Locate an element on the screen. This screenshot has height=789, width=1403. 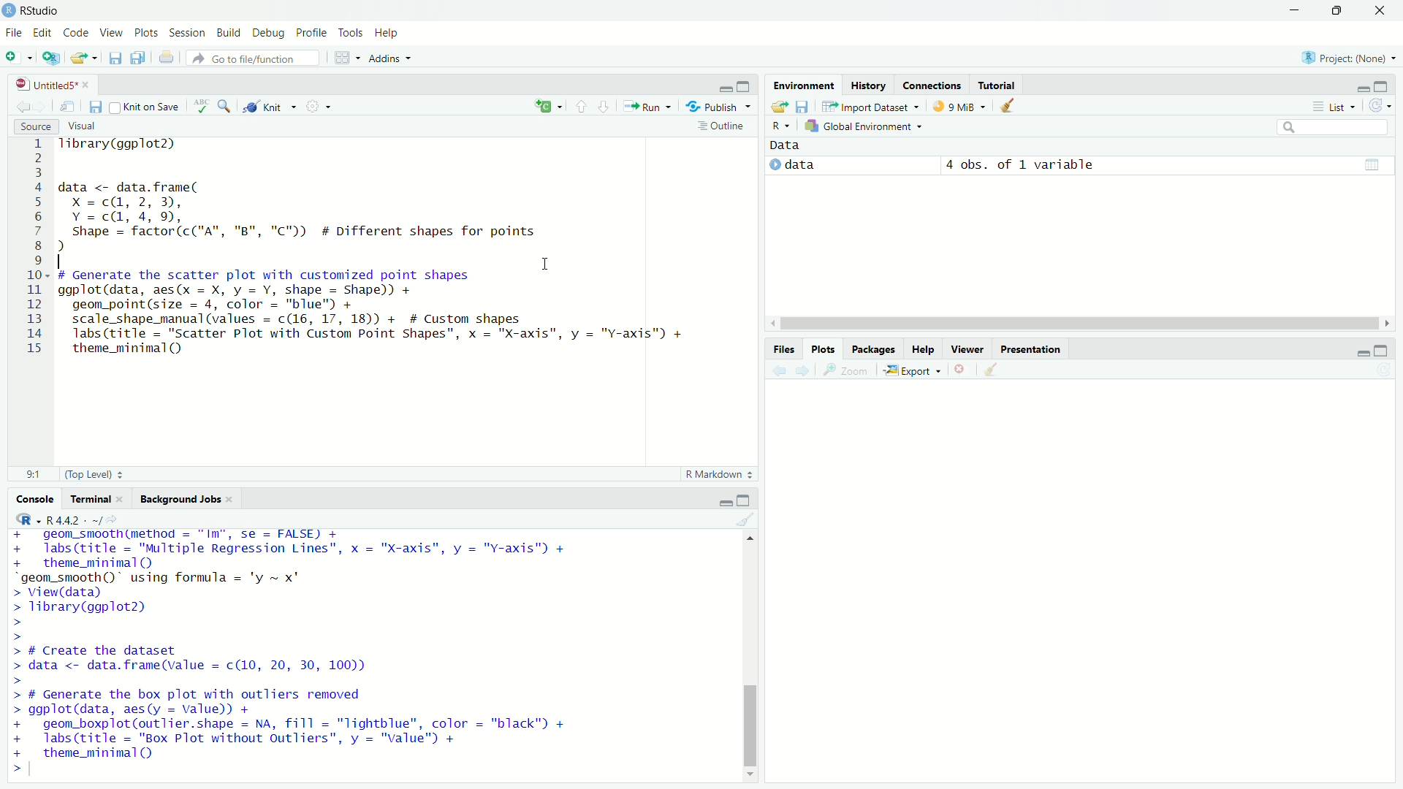
Refresh the list of objects in the environment is located at coordinates (1380, 105).